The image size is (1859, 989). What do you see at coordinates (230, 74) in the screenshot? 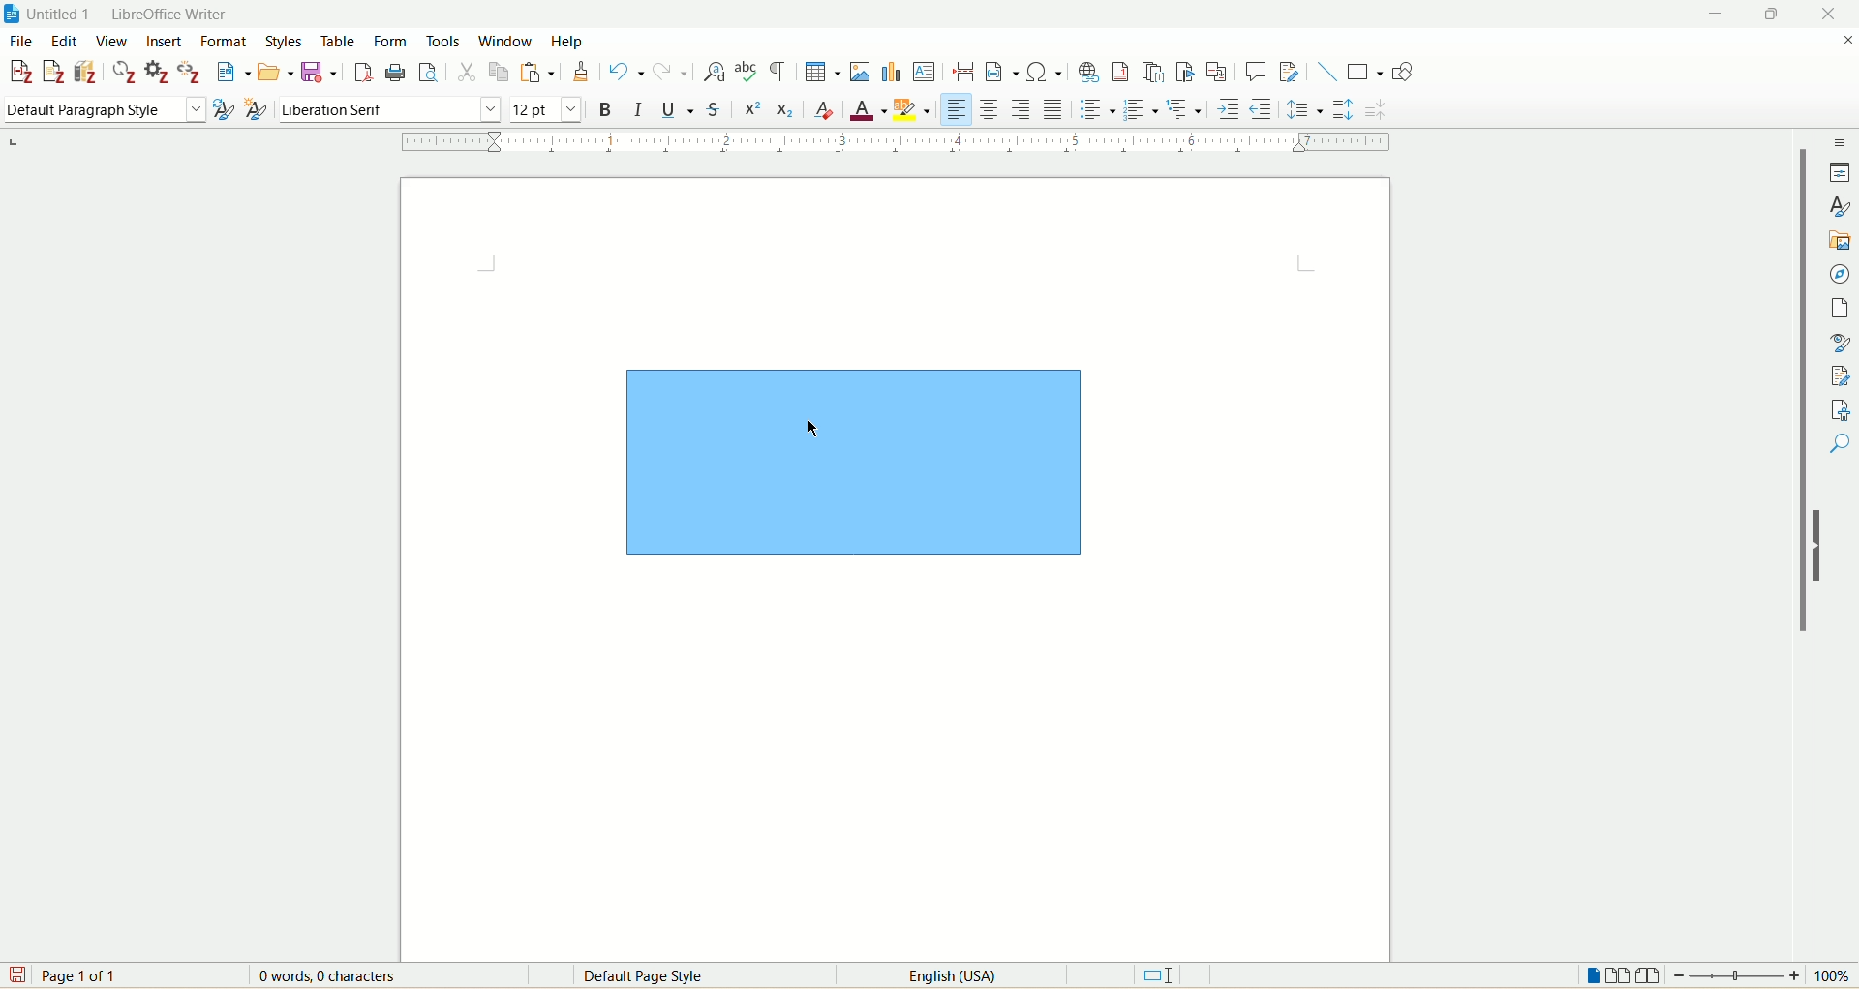
I see `new` at bounding box center [230, 74].